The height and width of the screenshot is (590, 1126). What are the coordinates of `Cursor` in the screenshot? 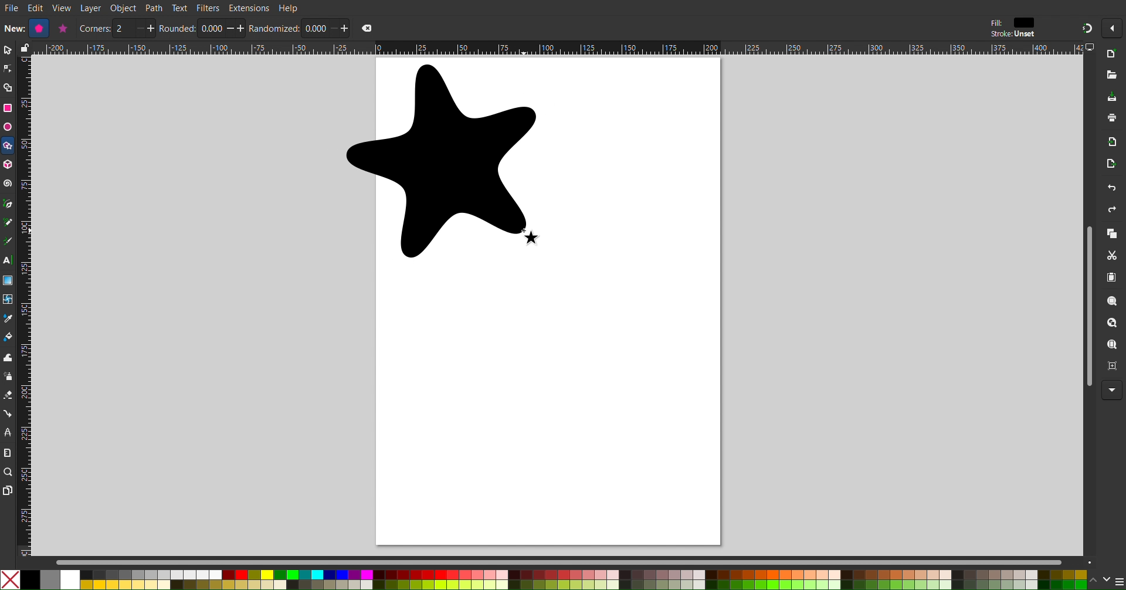 It's located at (534, 238).